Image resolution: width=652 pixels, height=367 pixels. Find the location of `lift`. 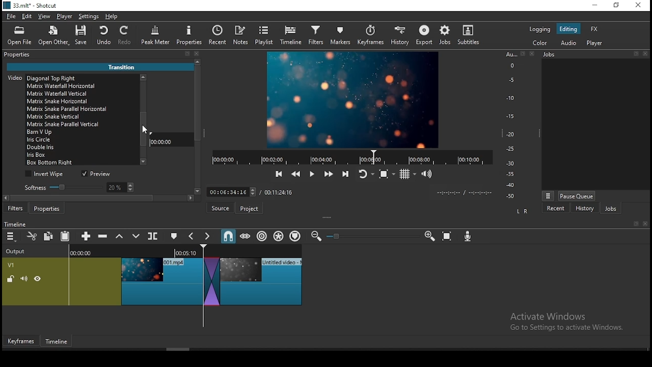

lift is located at coordinates (120, 237).